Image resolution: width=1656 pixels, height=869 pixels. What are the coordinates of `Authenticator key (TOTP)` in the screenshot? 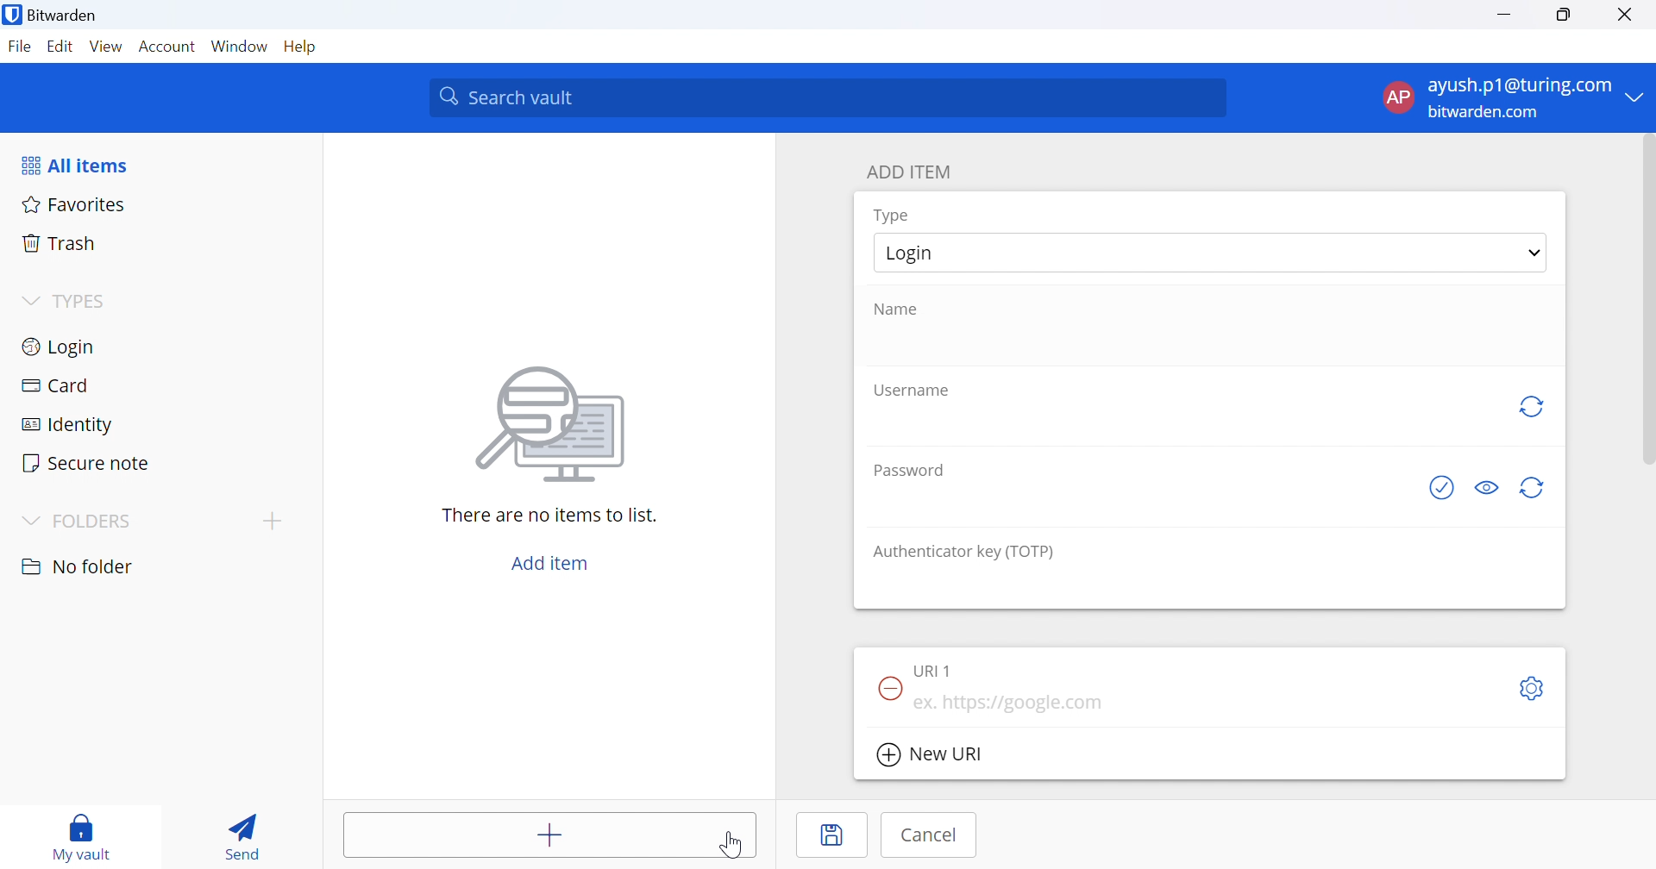 It's located at (963, 553).